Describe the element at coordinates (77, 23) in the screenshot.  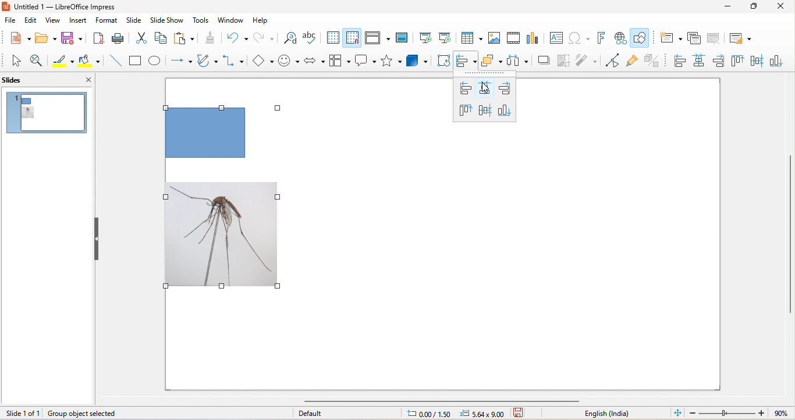
I see `insert` at that location.